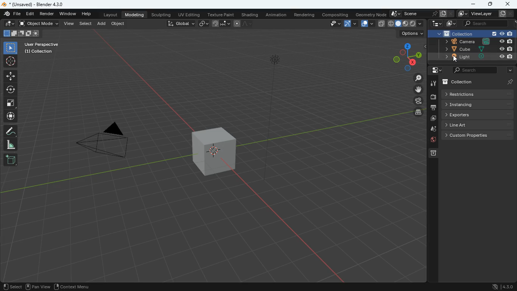 The height and width of the screenshot is (291, 517). Describe the element at coordinates (507, 3) in the screenshot. I see `close` at that location.